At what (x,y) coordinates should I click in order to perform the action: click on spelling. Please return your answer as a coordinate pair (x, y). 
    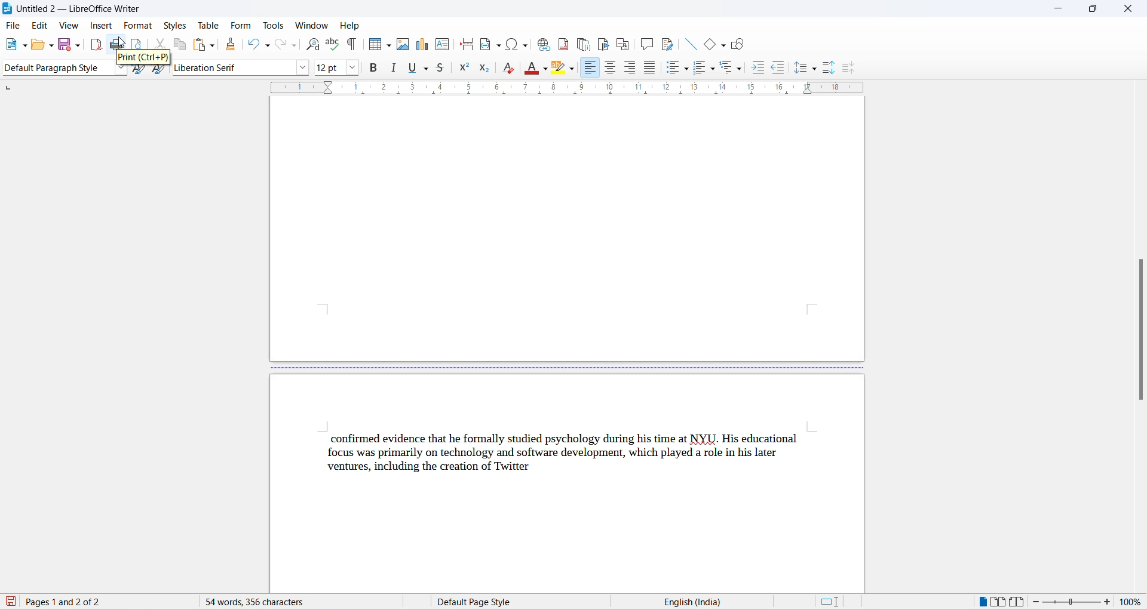
    Looking at the image, I should click on (333, 43).